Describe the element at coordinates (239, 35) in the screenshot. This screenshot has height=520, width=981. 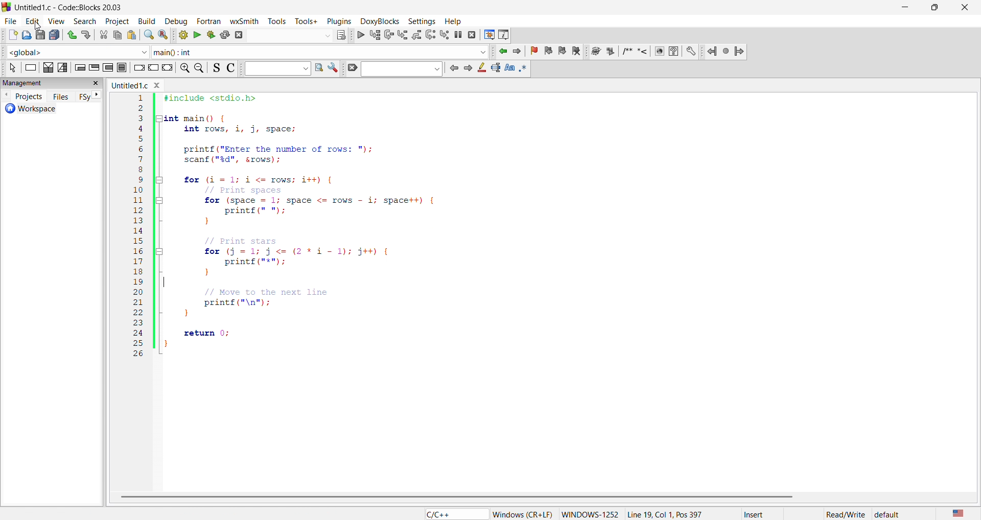
I see `abort` at that location.